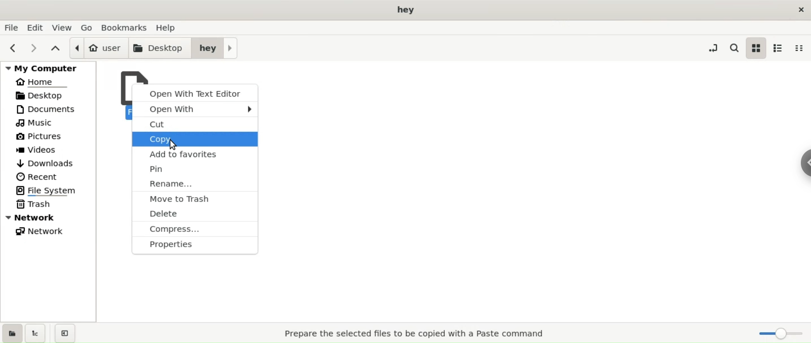 The image size is (811, 343). Describe the element at coordinates (713, 48) in the screenshot. I see `toggle location entry` at that location.